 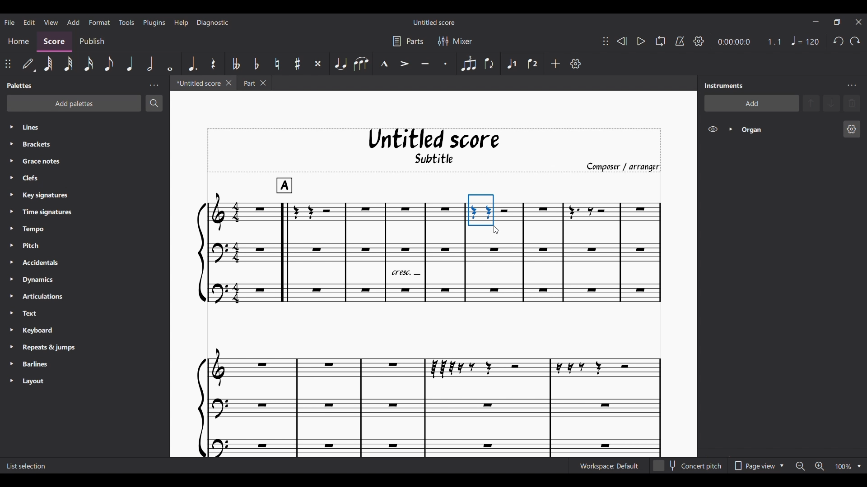 What do you see at coordinates (730, 129) in the screenshot?
I see `Expand Organ` at bounding box center [730, 129].